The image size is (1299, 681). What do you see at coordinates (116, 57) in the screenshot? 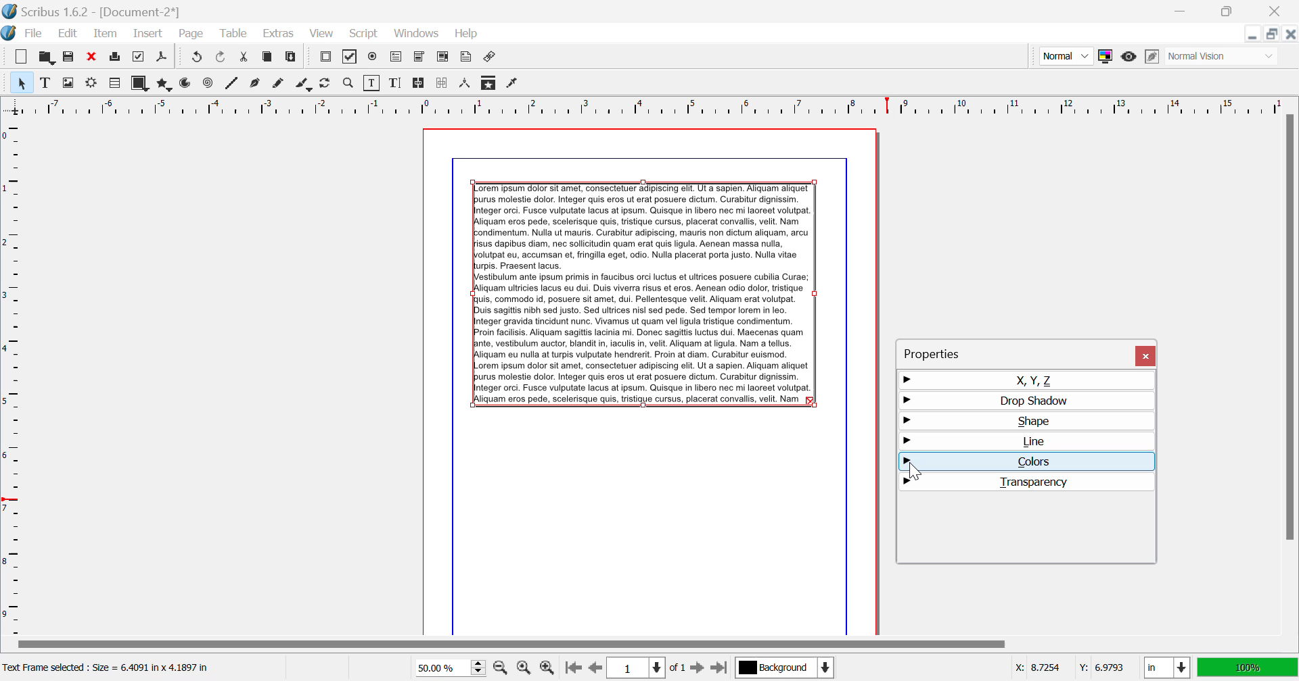
I see `Print` at bounding box center [116, 57].